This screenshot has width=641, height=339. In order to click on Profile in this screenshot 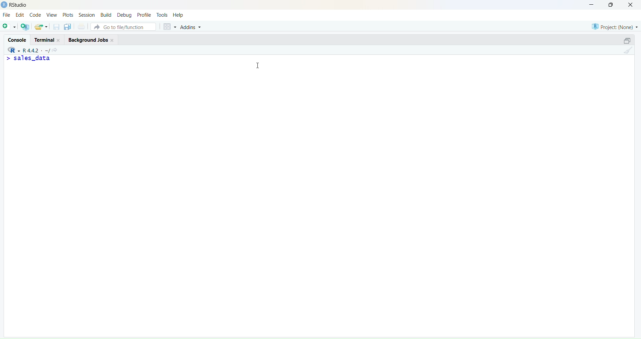, I will do `click(144, 15)`.